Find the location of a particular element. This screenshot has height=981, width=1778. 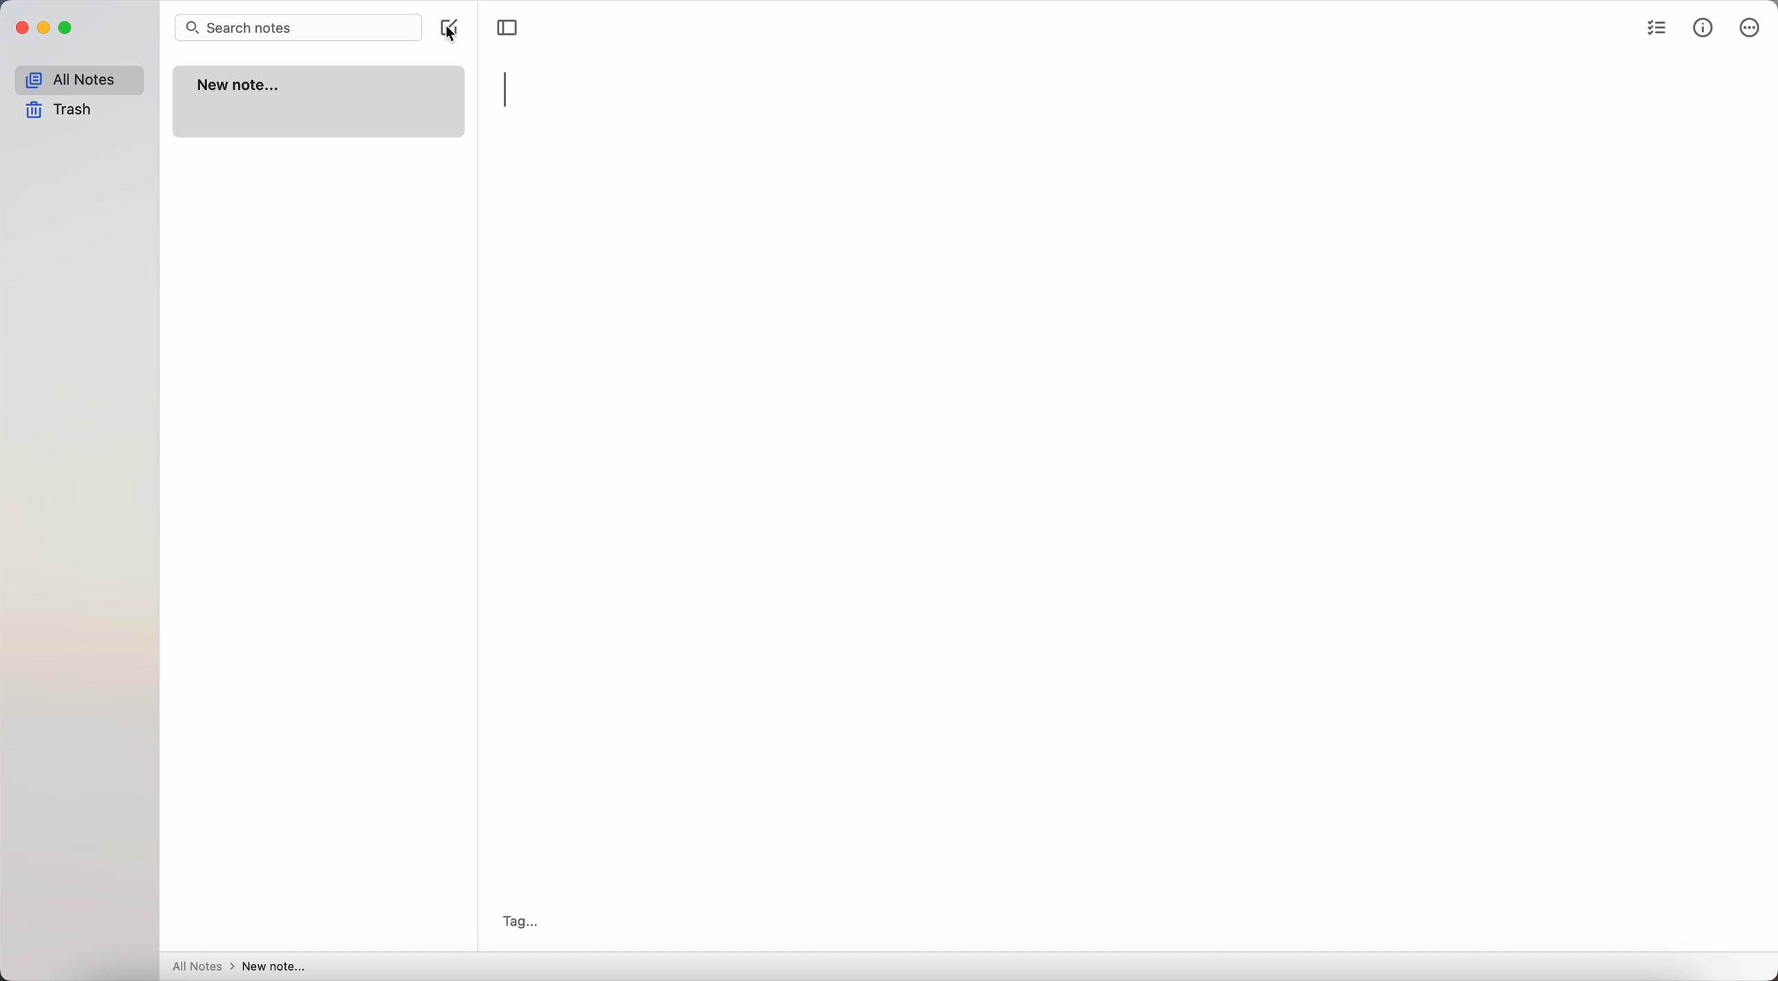

minimize is located at coordinates (43, 29).